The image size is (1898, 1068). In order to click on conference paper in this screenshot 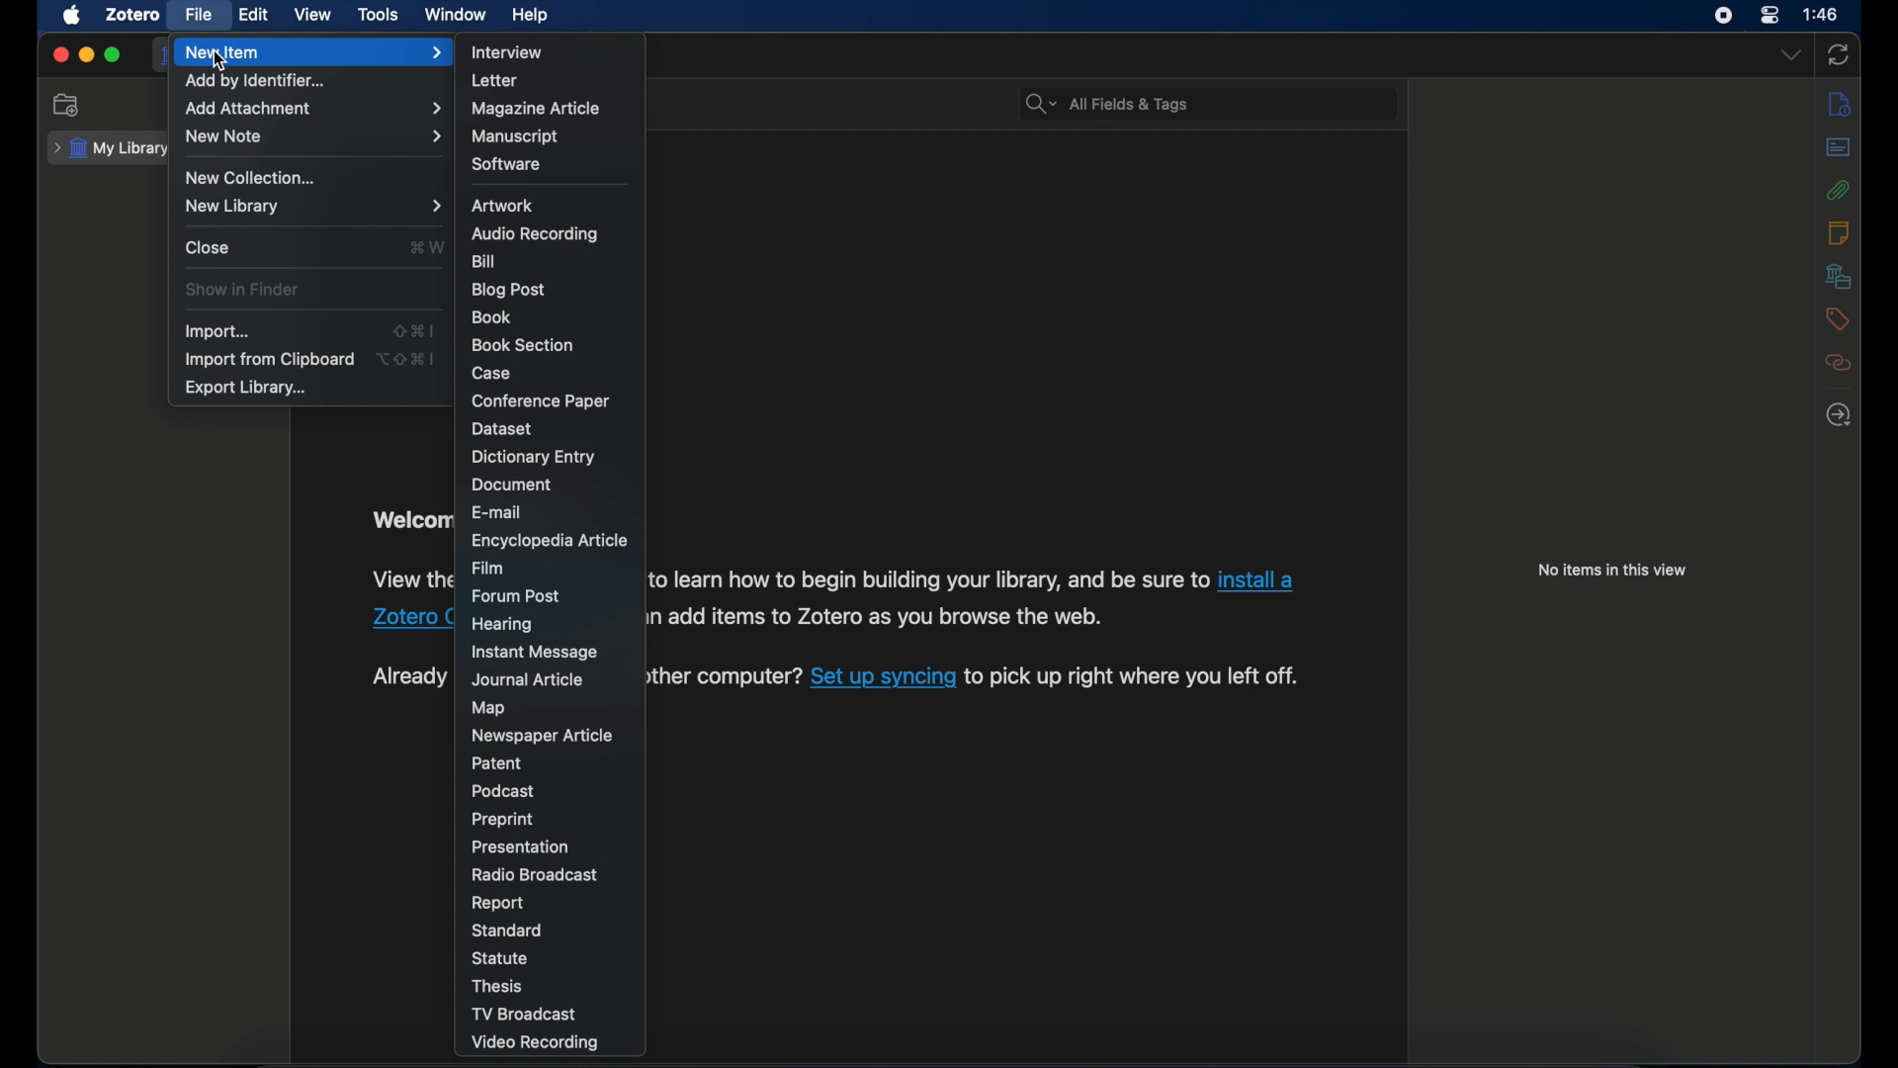, I will do `click(540, 402)`.